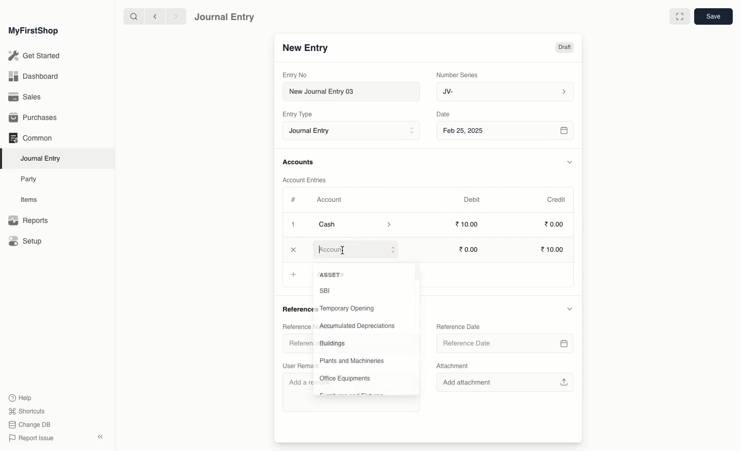 The height and width of the screenshot is (451, 741). I want to click on Close, so click(296, 251).